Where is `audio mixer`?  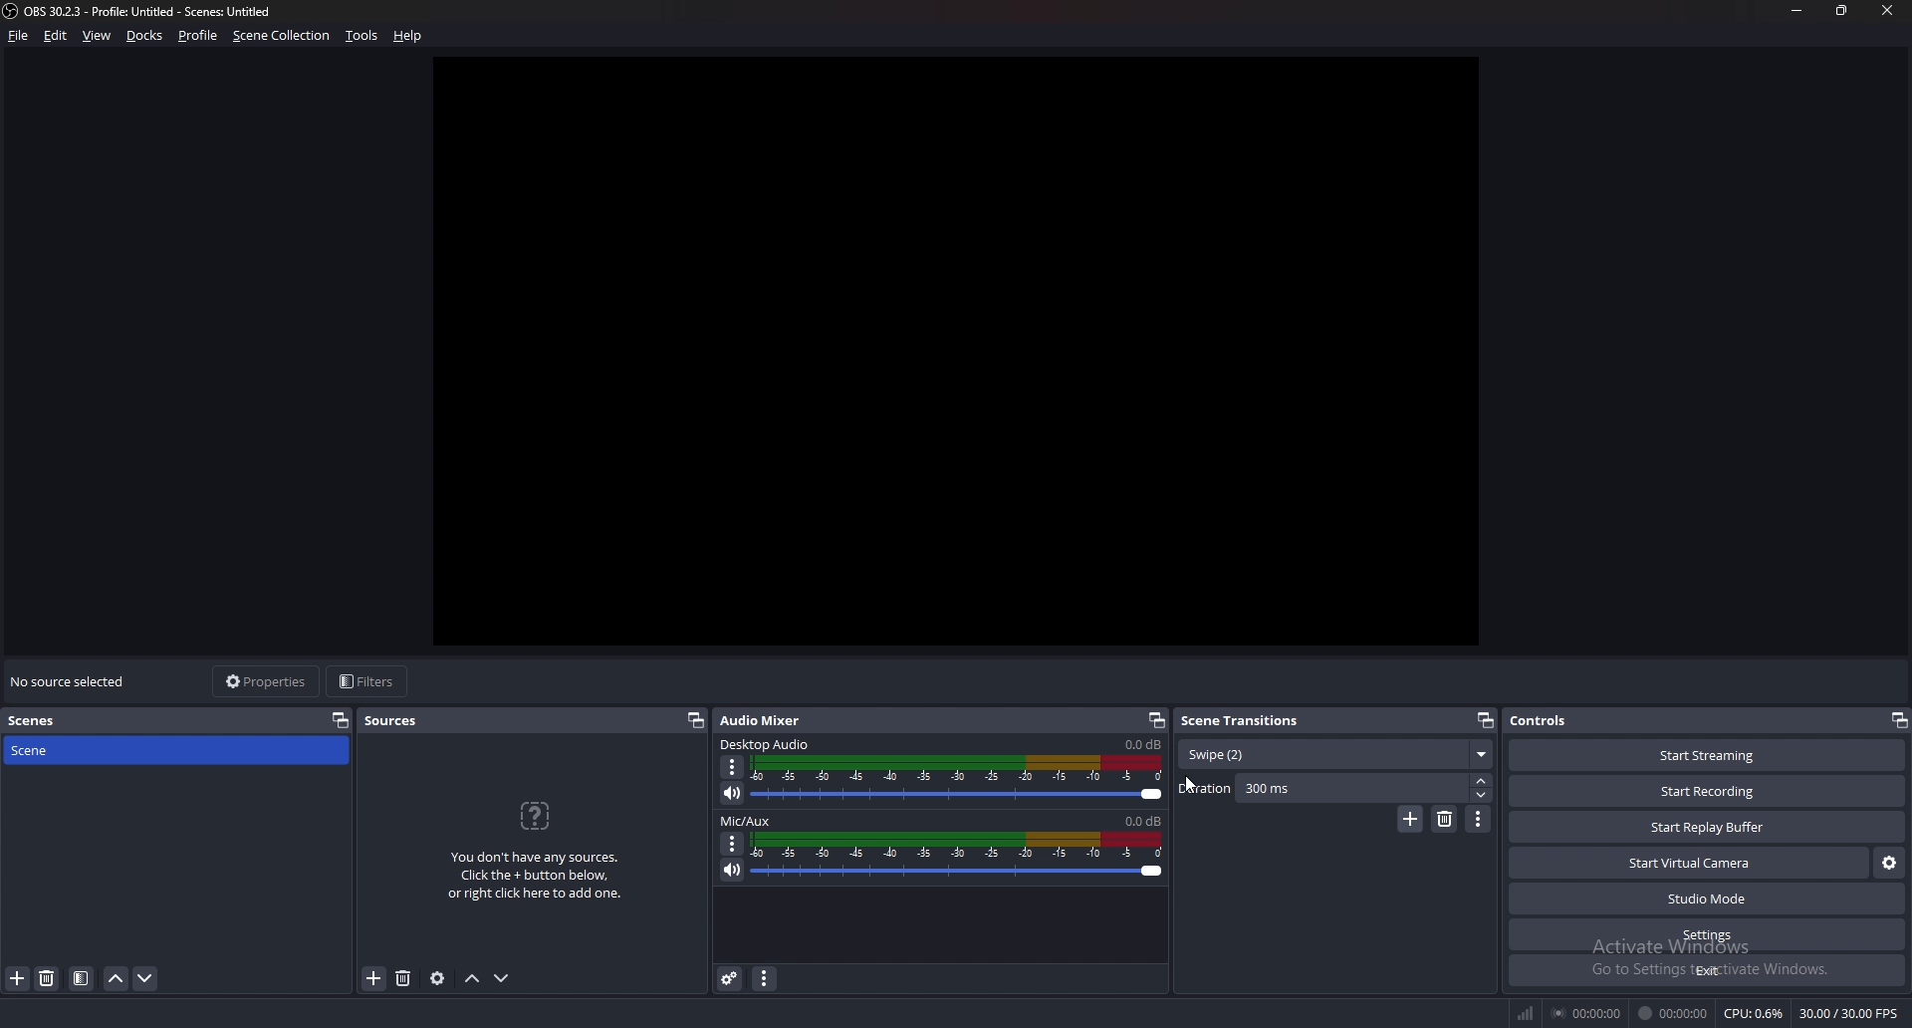
audio mixer is located at coordinates (766, 721).